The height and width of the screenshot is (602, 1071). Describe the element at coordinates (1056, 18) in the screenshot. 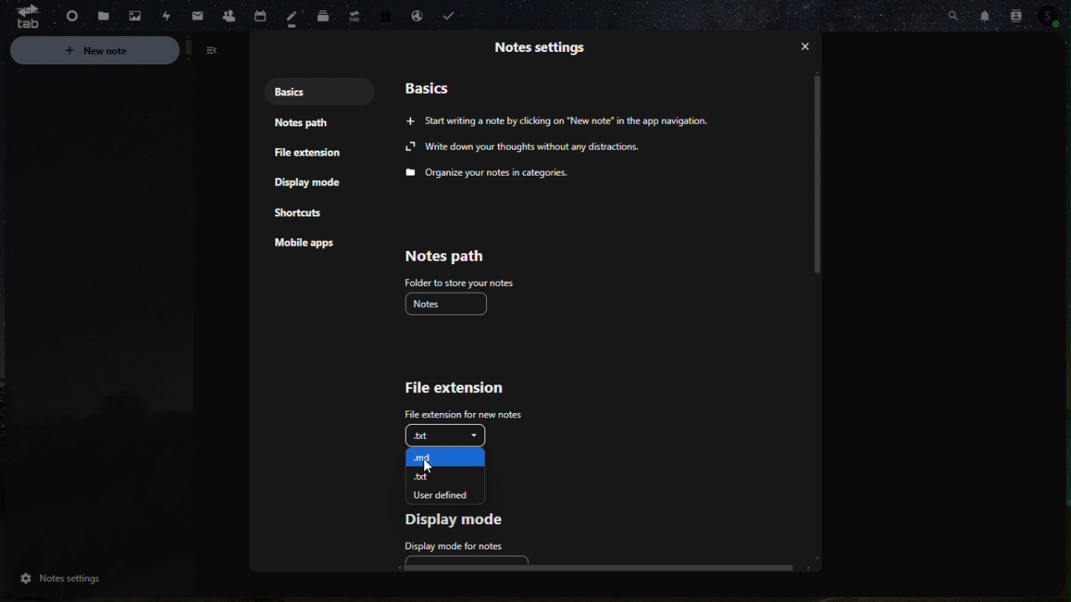

I see `Profile` at that location.